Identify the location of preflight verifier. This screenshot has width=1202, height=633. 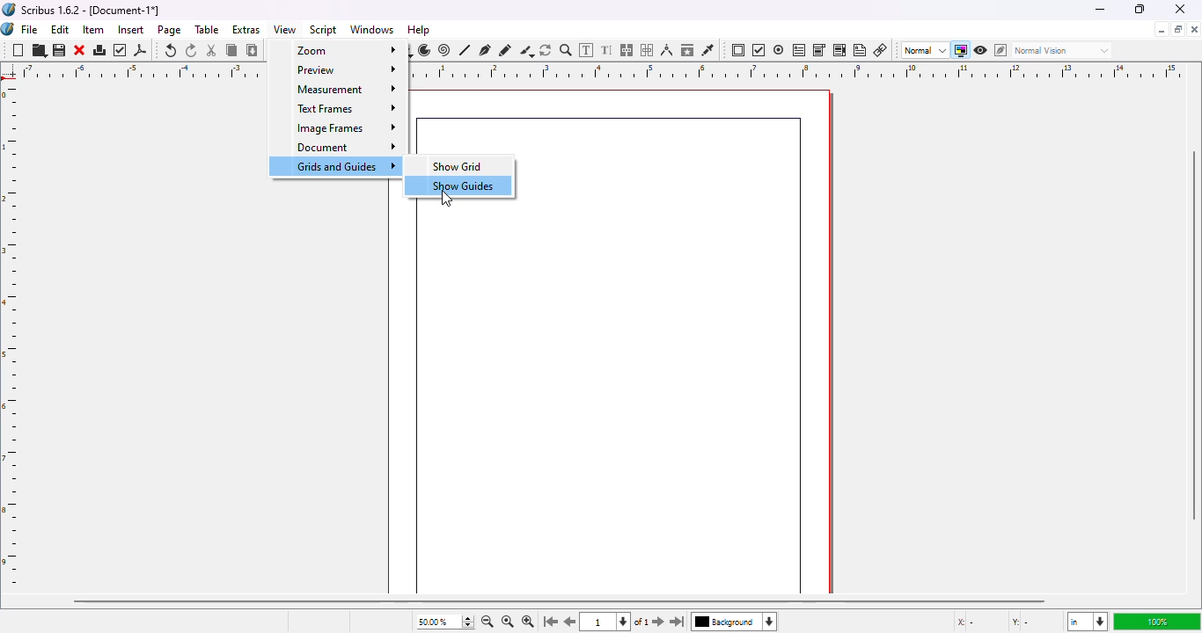
(121, 50).